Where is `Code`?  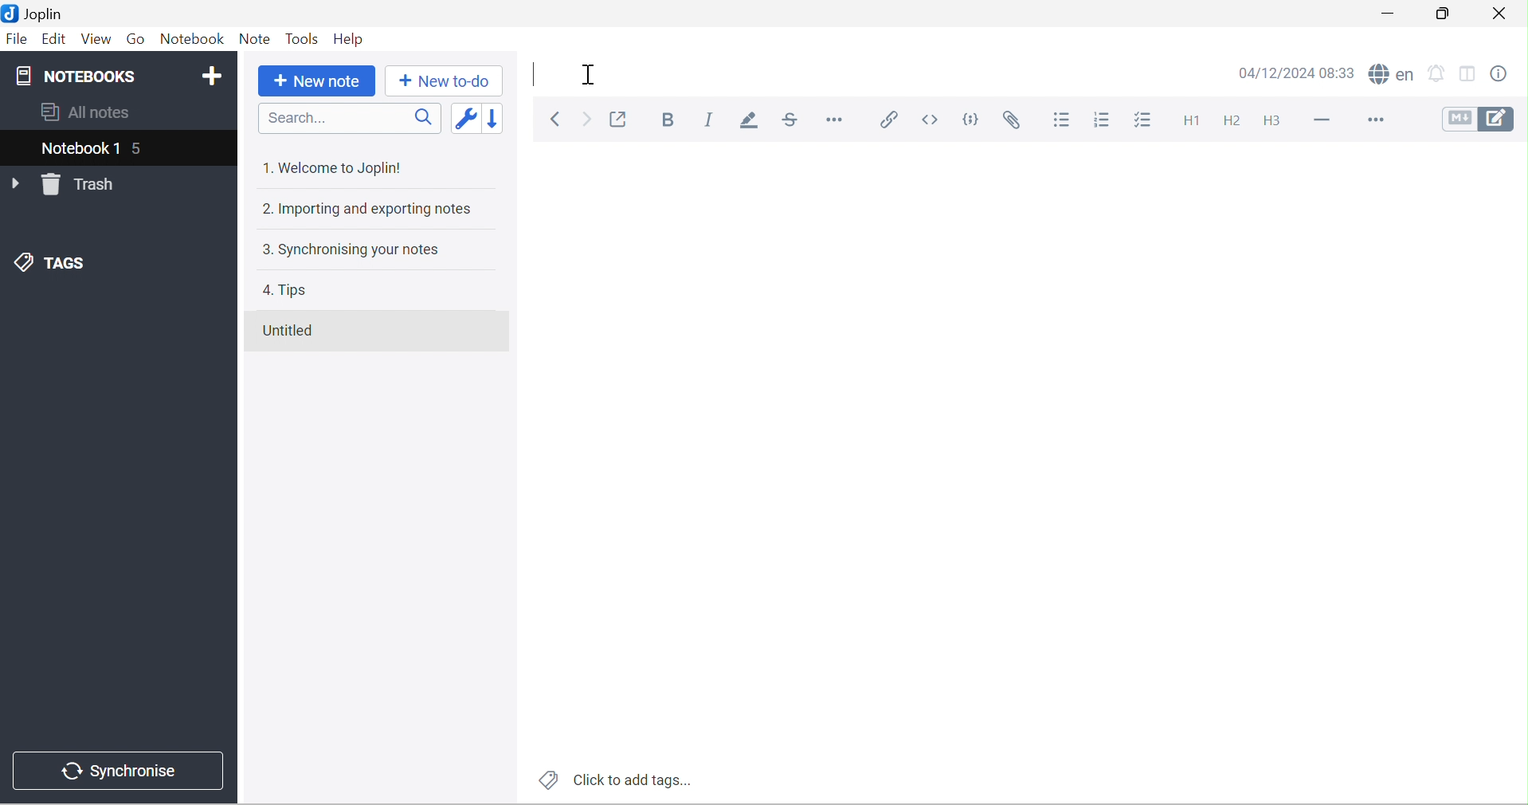
Code is located at coordinates (971, 119).